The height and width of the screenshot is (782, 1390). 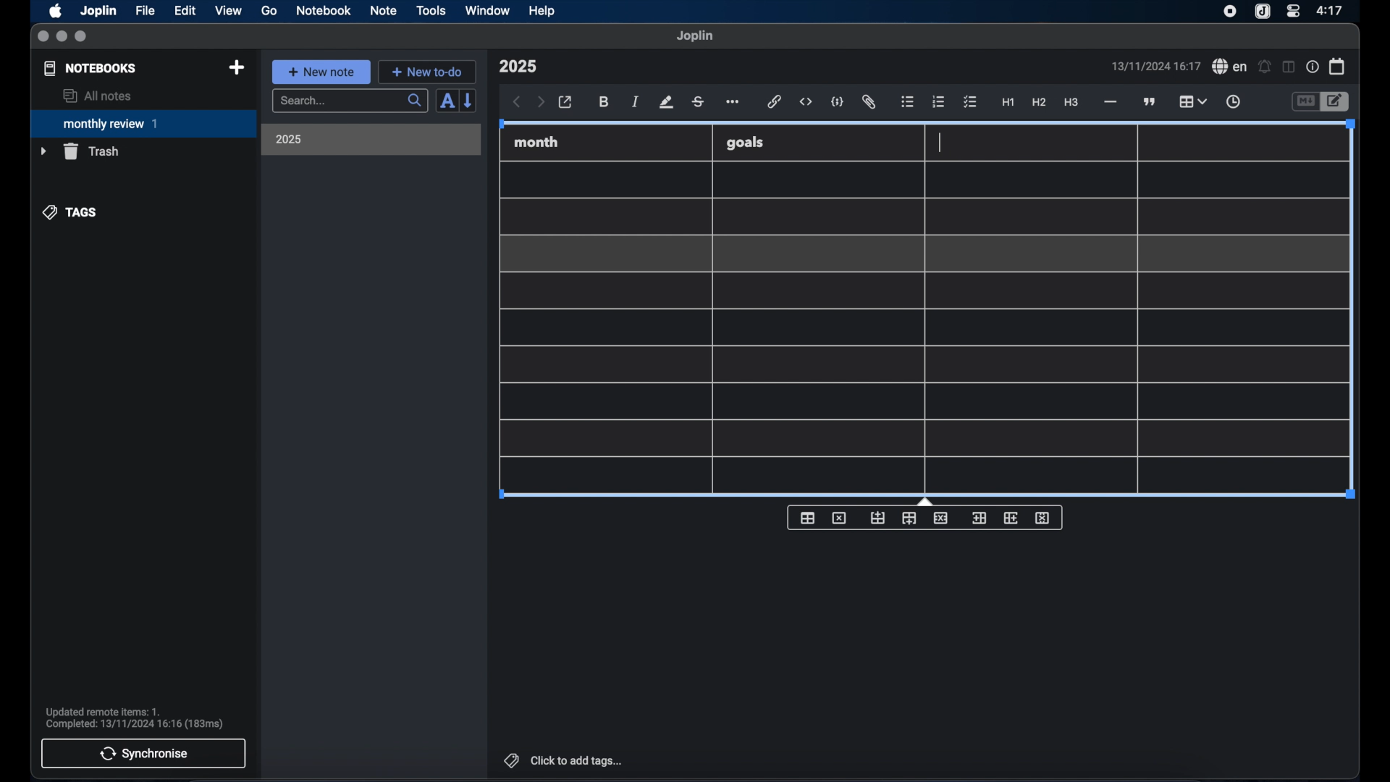 What do you see at coordinates (350, 102) in the screenshot?
I see `search bar` at bounding box center [350, 102].